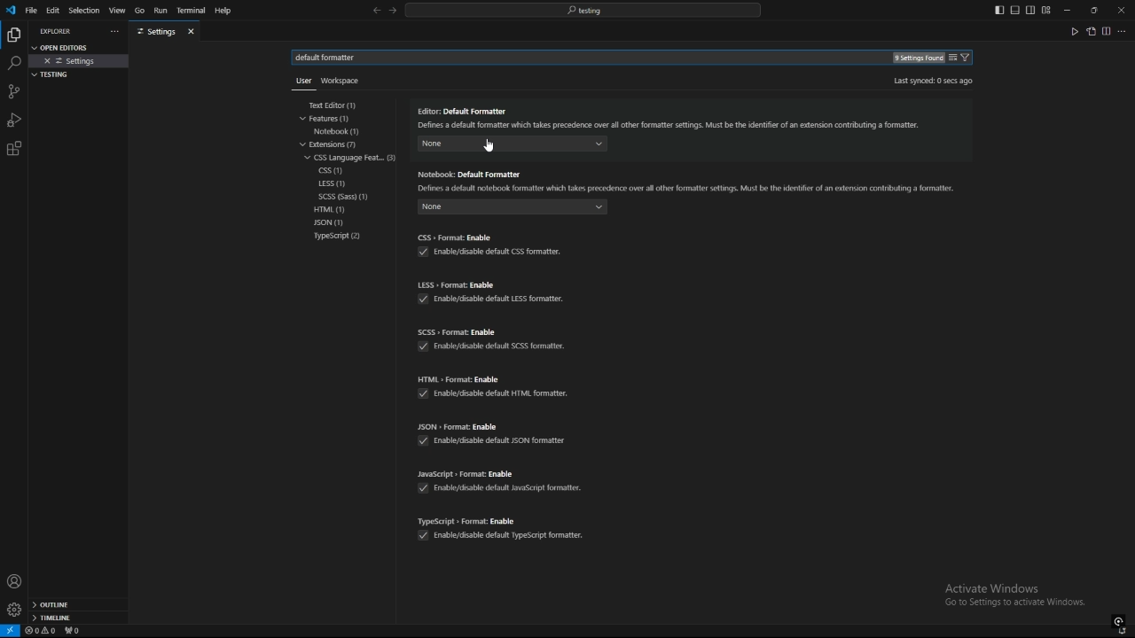  What do you see at coordinates (1068, 11) in the screenshot?
I see `minimize` at bounding box center [1068, 11].